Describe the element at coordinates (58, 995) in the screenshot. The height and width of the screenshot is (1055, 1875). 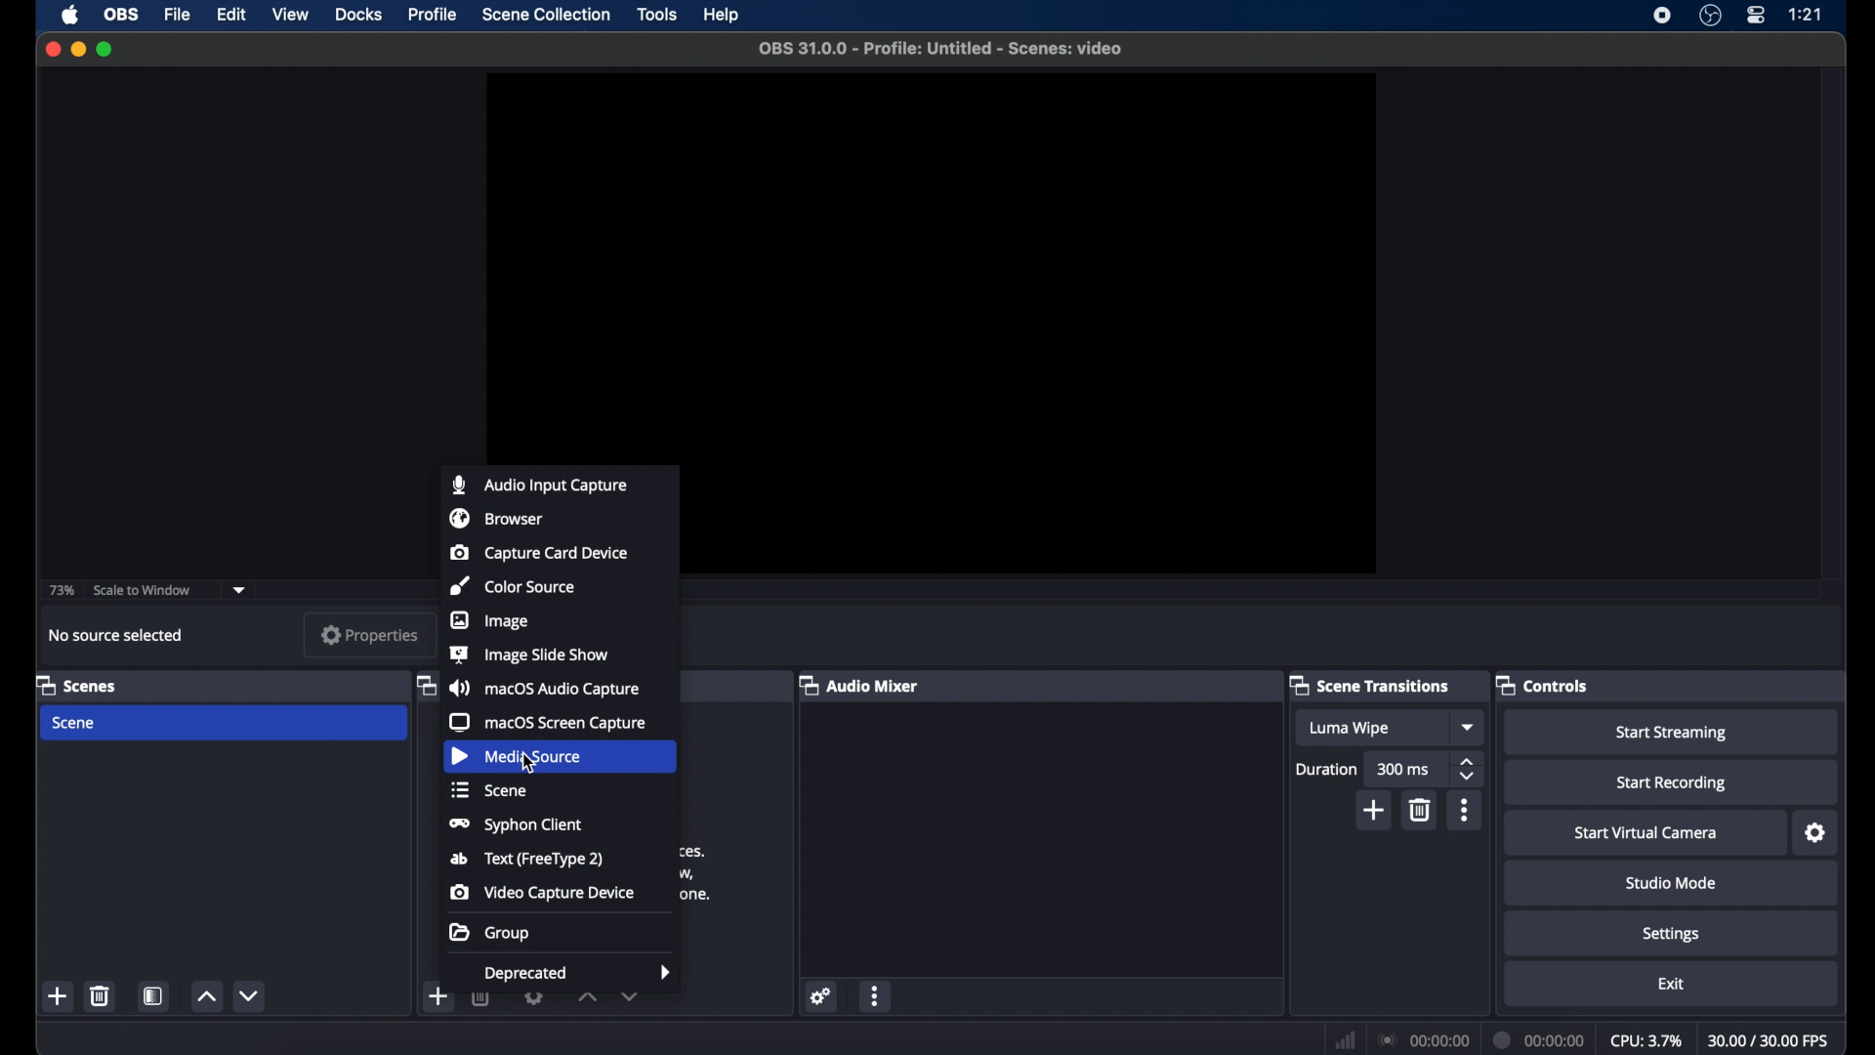
I see `add` at that location.